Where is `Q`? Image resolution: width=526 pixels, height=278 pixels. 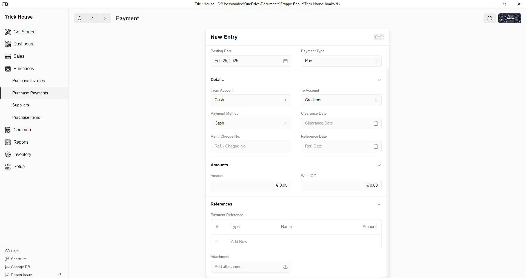 Q is located at coordinates (78, 18).